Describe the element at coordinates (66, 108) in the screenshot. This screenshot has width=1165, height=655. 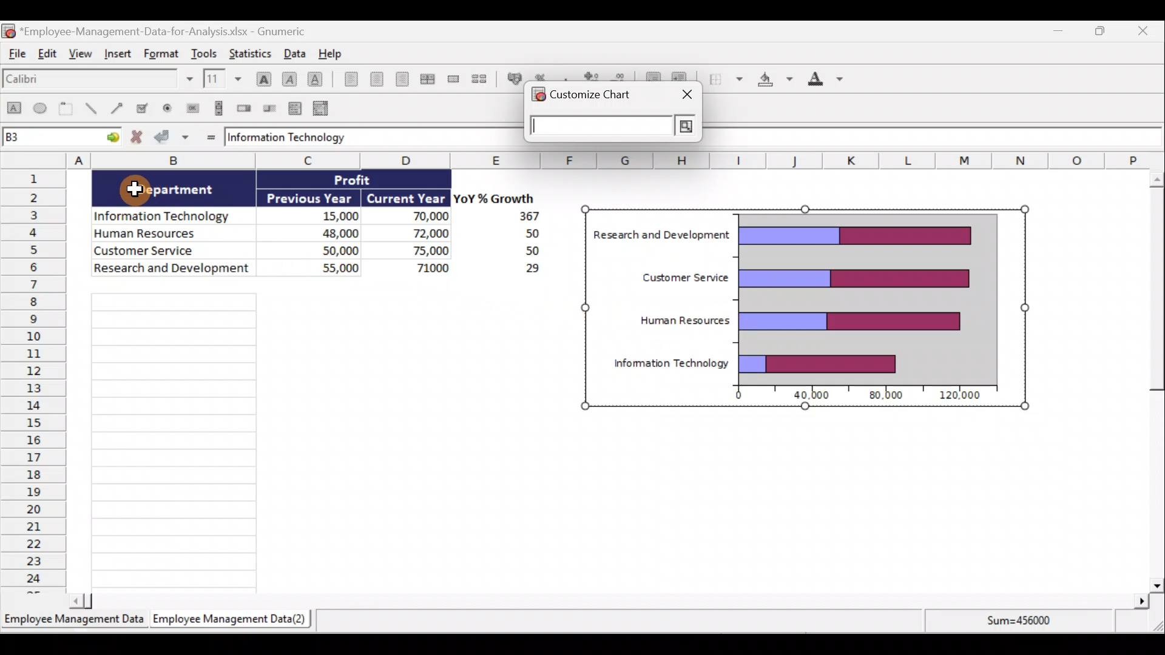
I see `Create a frame` at that location.